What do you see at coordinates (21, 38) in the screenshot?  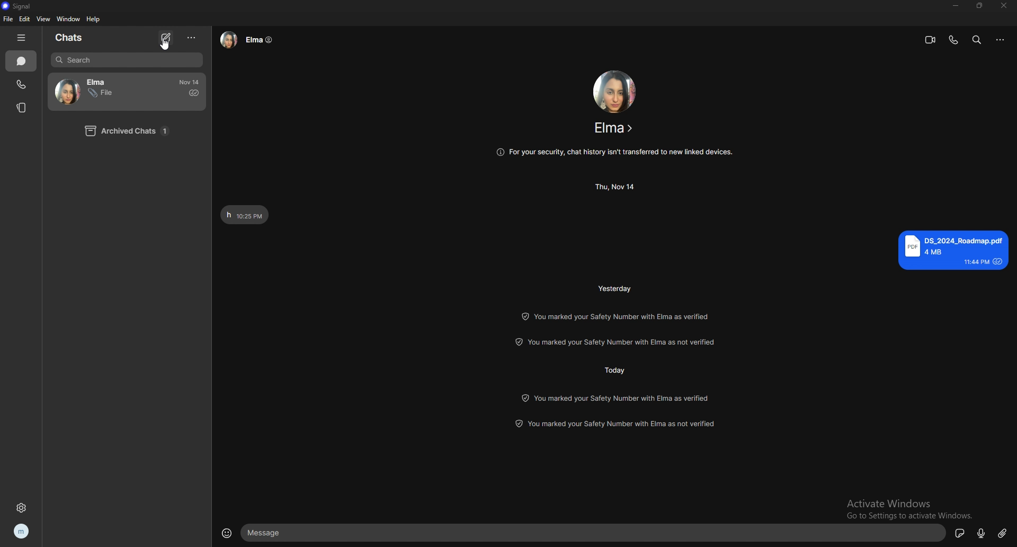 I see `hide tab` at bounding box center [21, 38].